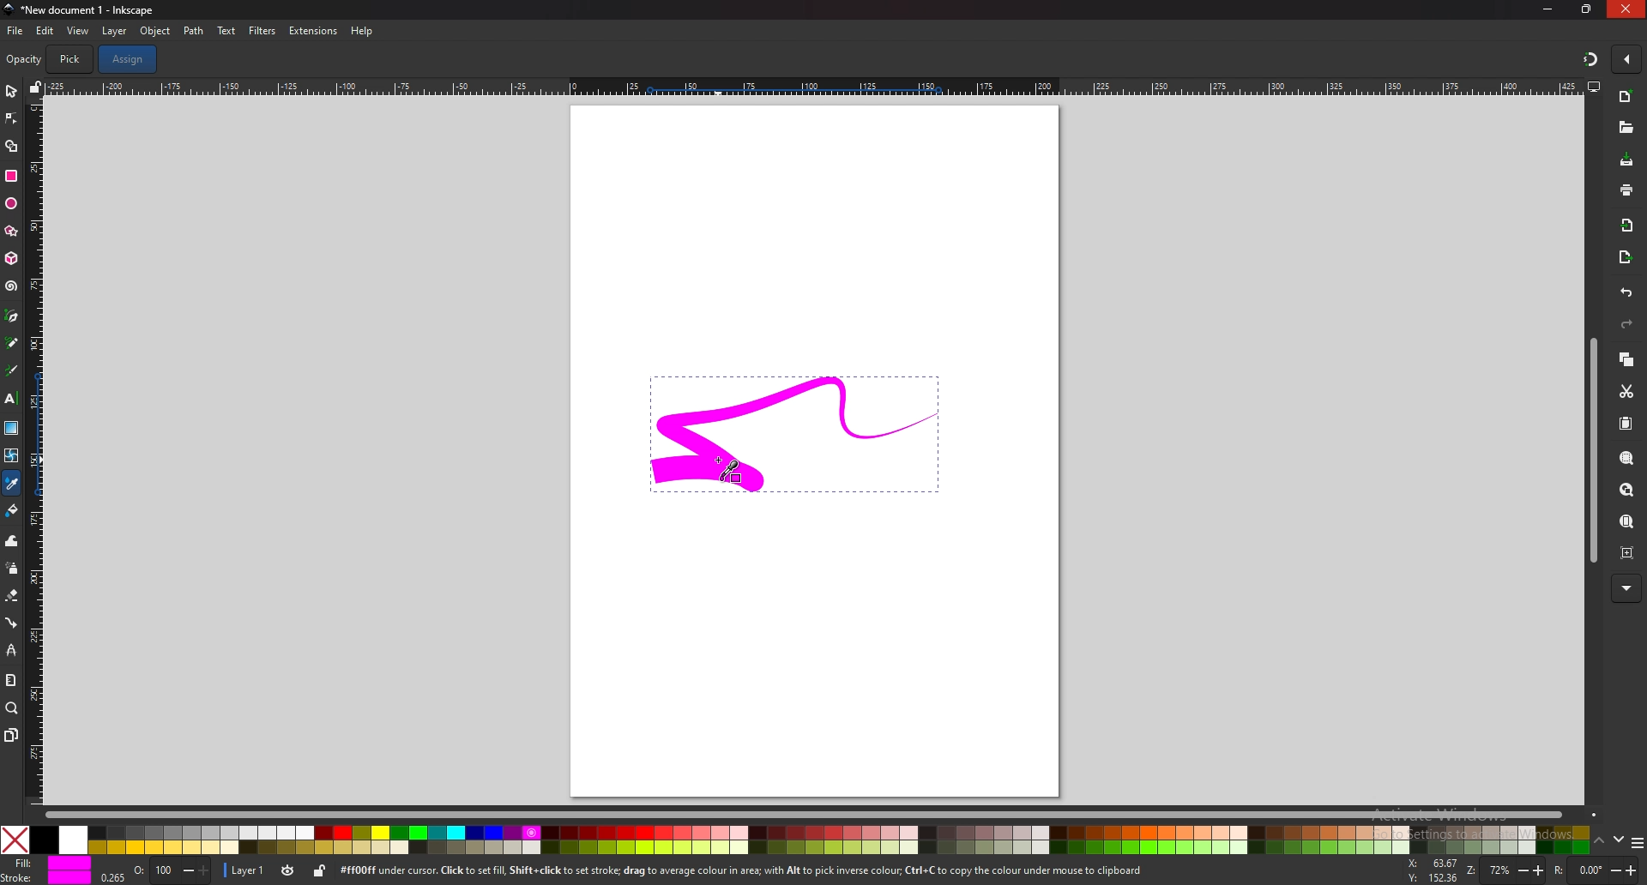 The image size is (1647, 885). I want to click on calligraphy, so click(11, 370).